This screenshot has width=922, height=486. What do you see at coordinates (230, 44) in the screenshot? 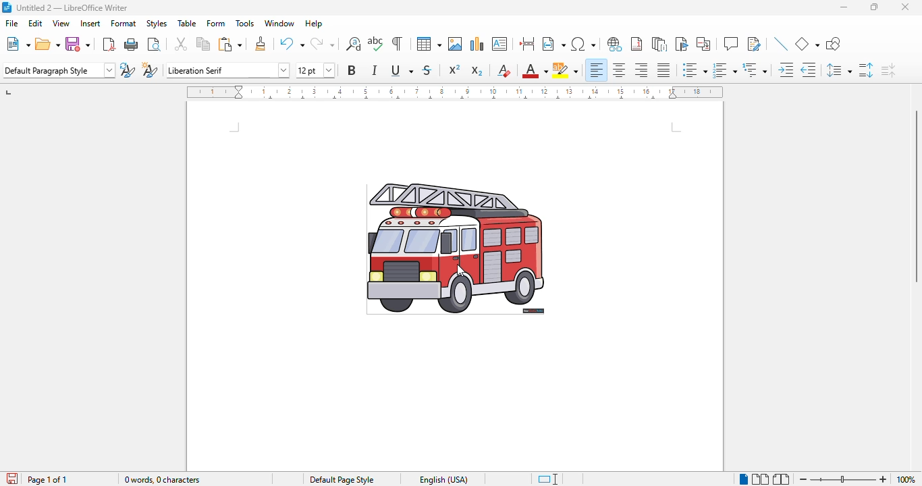
I see `paste` at bounding box center [230, 44].